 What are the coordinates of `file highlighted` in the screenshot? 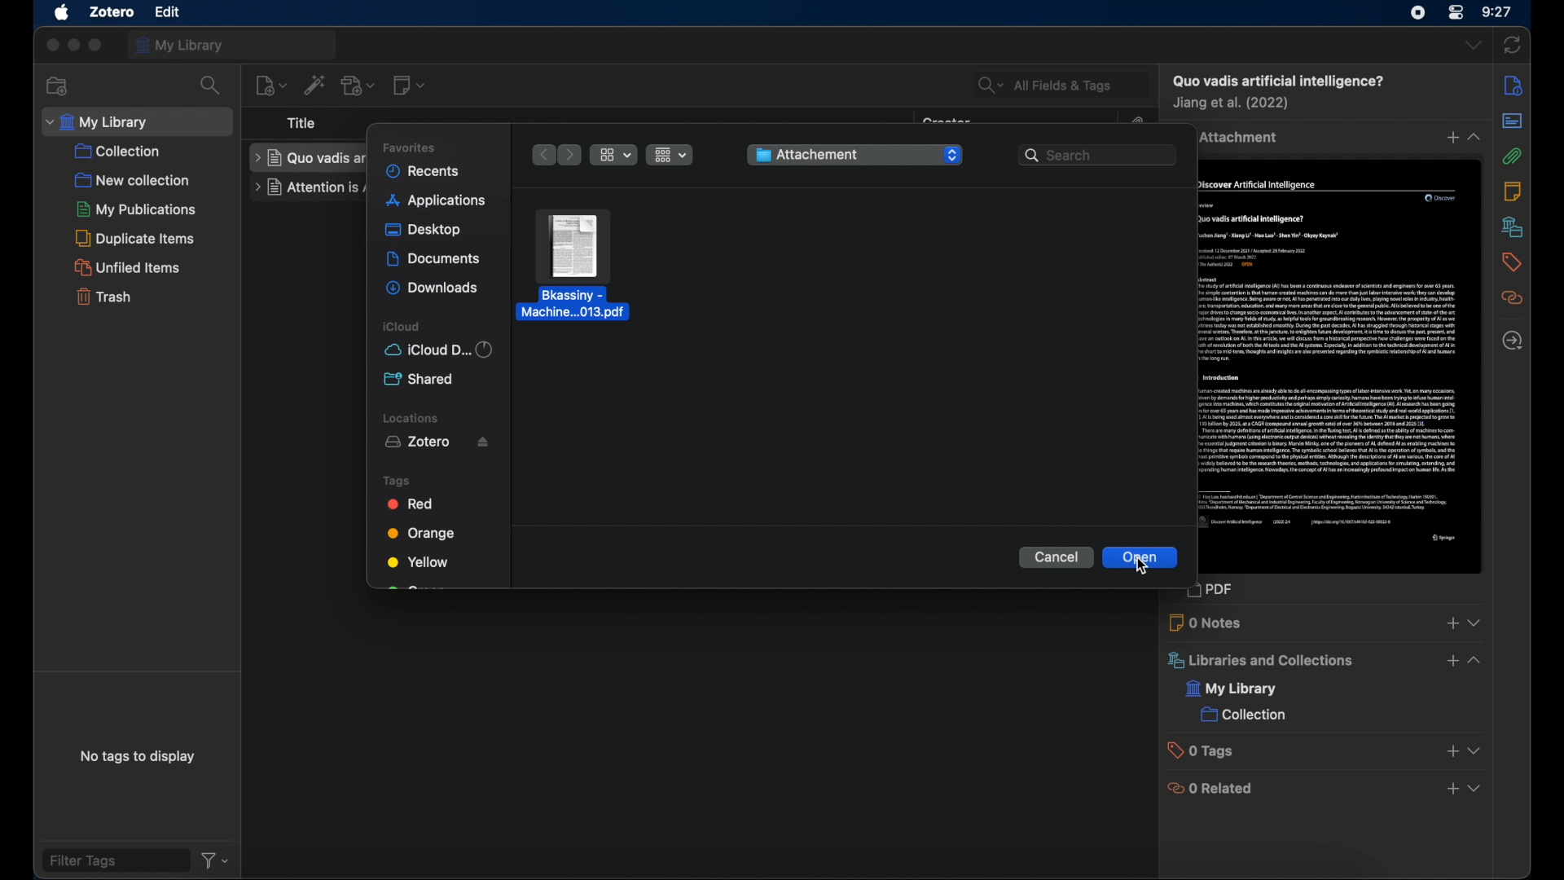 It's located at (576, 266).